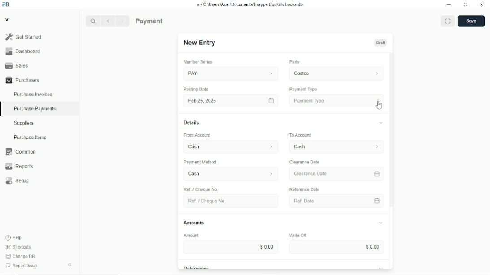 The image size is (490, 275). Describe the element at coordinates (391, 131) in the screenshot. I see `vertical scrollbar` at that location.